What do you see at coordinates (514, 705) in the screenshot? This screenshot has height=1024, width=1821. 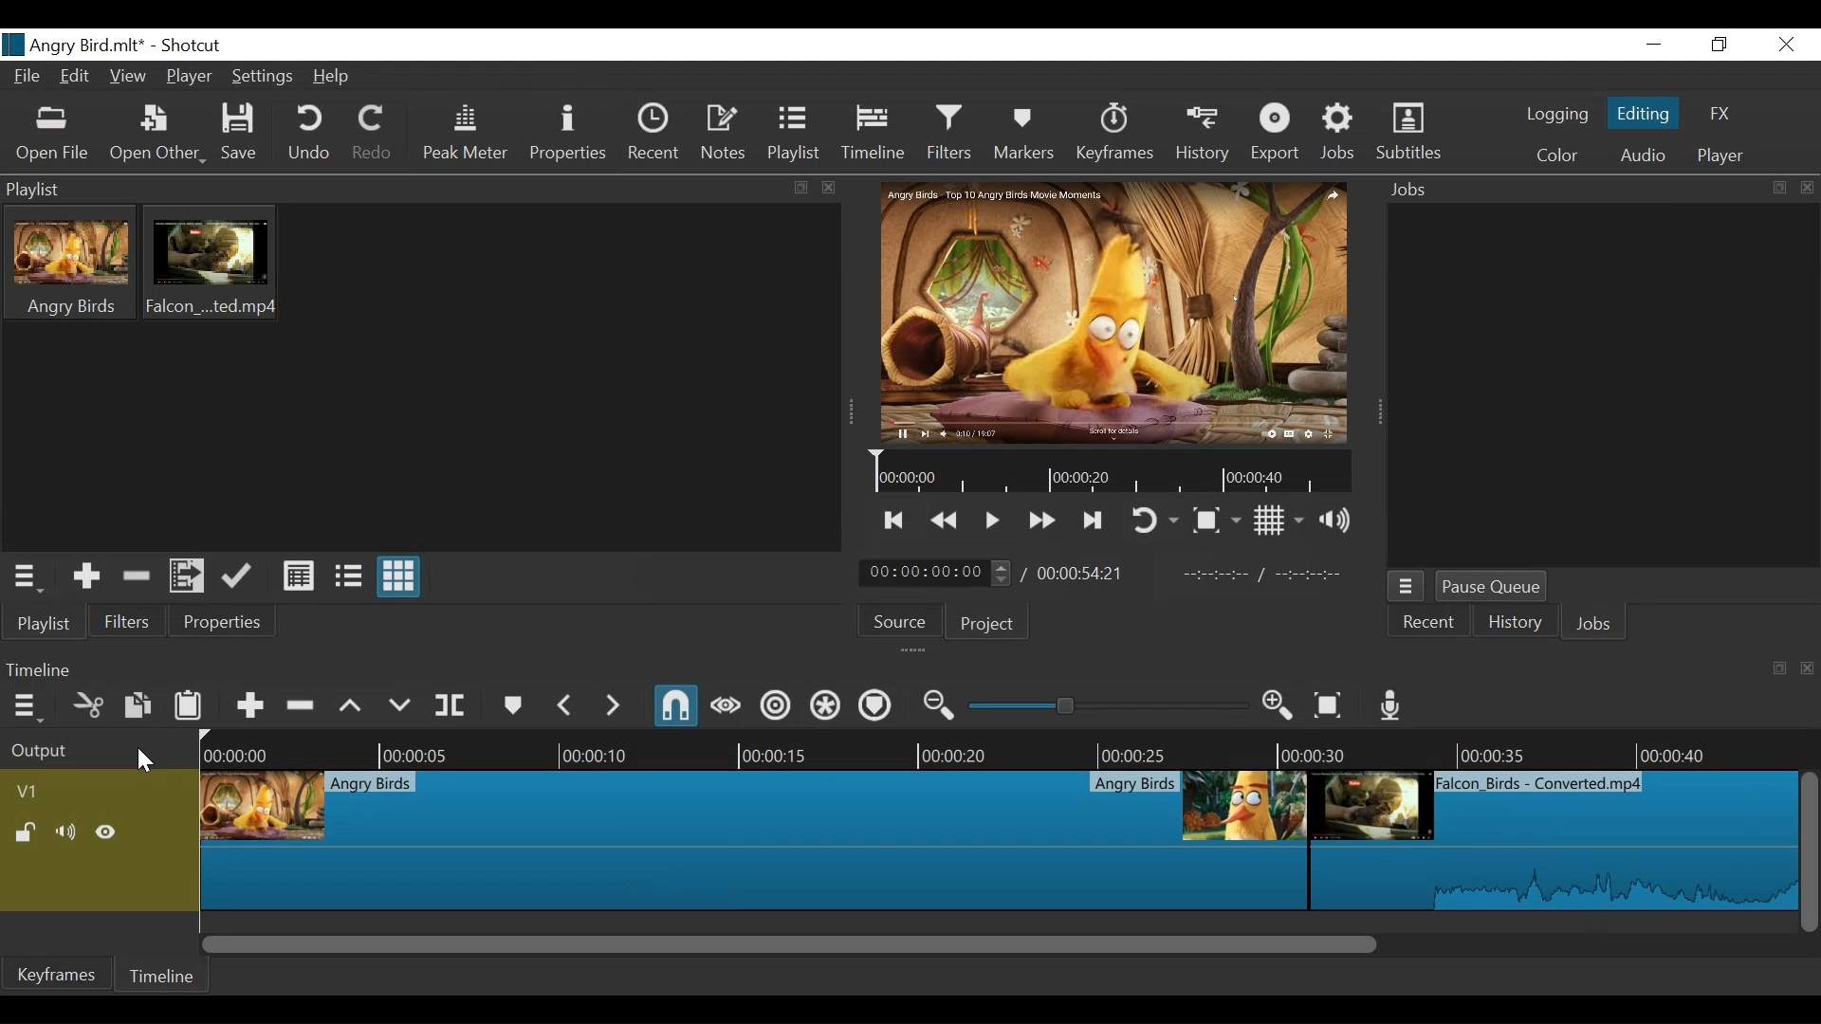 I see `Marker` at bounding box center [514, 705].